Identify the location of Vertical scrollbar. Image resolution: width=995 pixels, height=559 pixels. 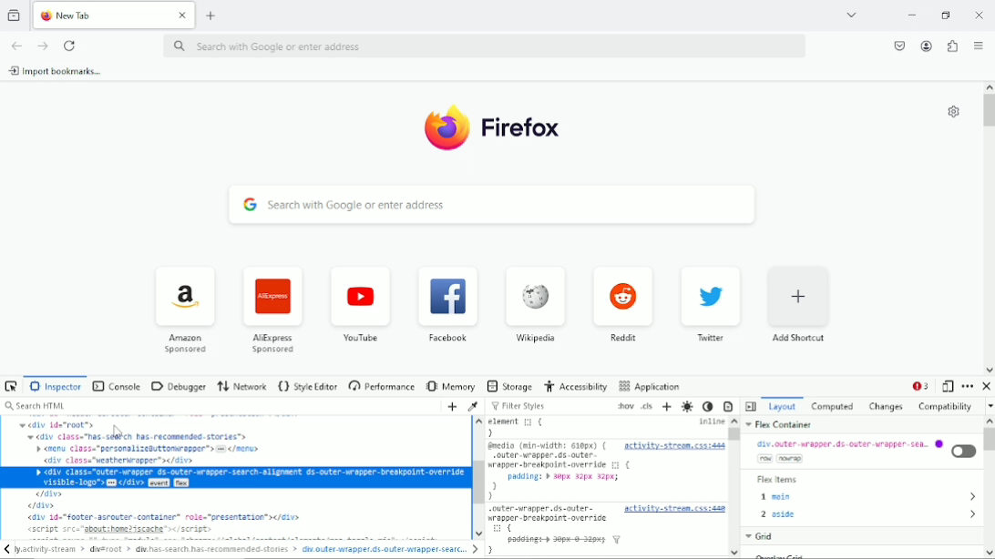
(989, 441).